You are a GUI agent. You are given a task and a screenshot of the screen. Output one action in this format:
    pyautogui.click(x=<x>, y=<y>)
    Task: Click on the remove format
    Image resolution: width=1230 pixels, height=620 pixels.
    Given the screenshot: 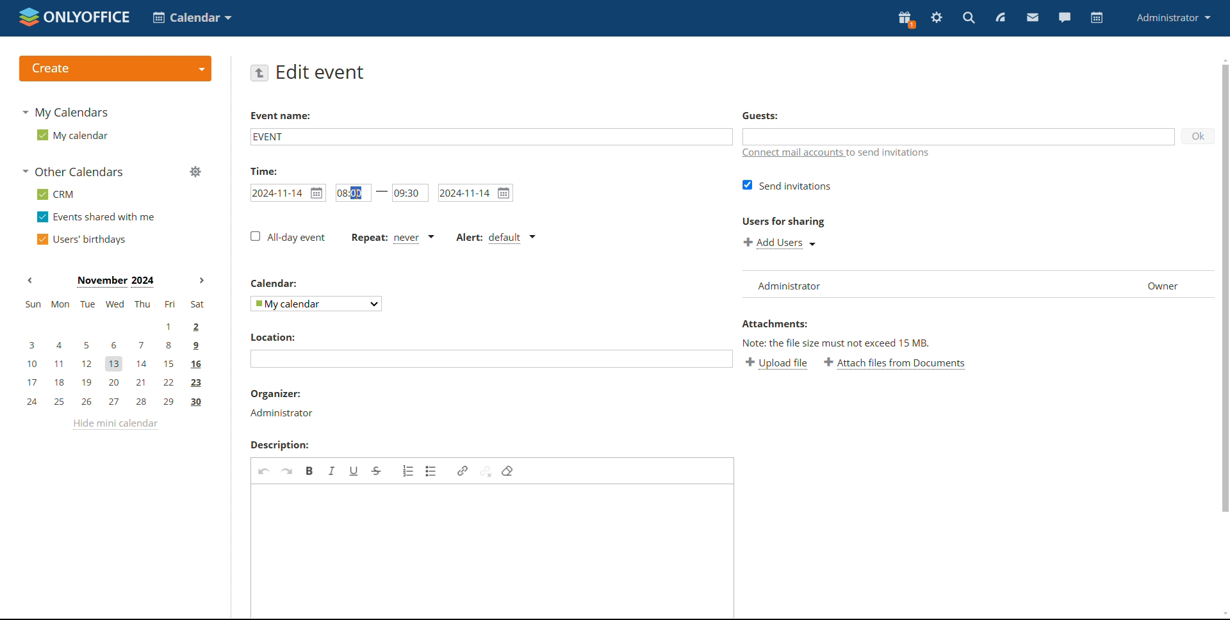 What is the action you would take?
    pyautogui.click(x=509, y=470)
    